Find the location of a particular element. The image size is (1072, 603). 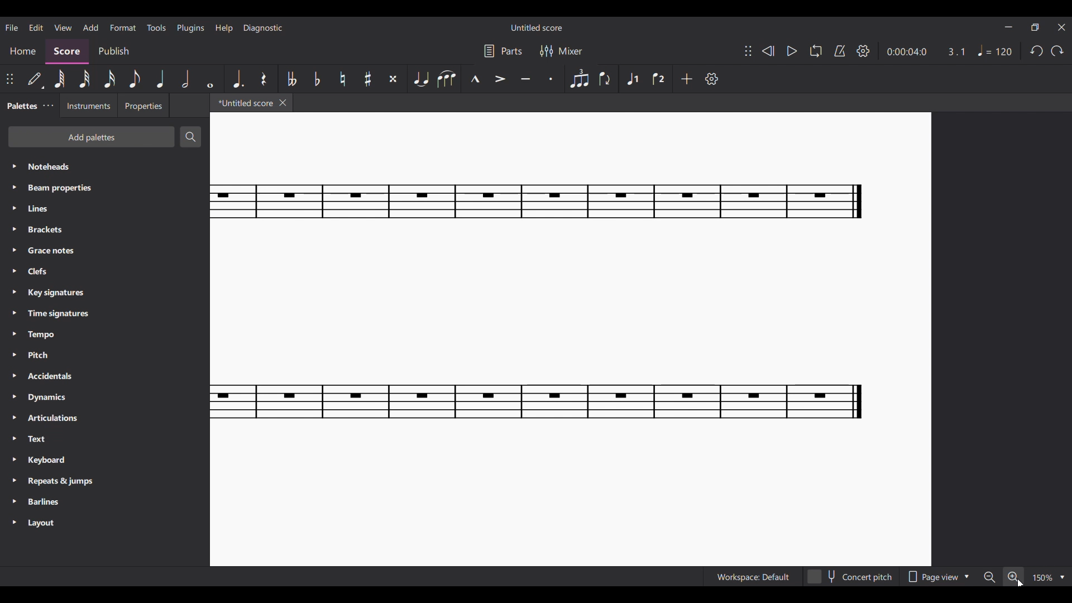

Default is located at coordinates (35, 79).